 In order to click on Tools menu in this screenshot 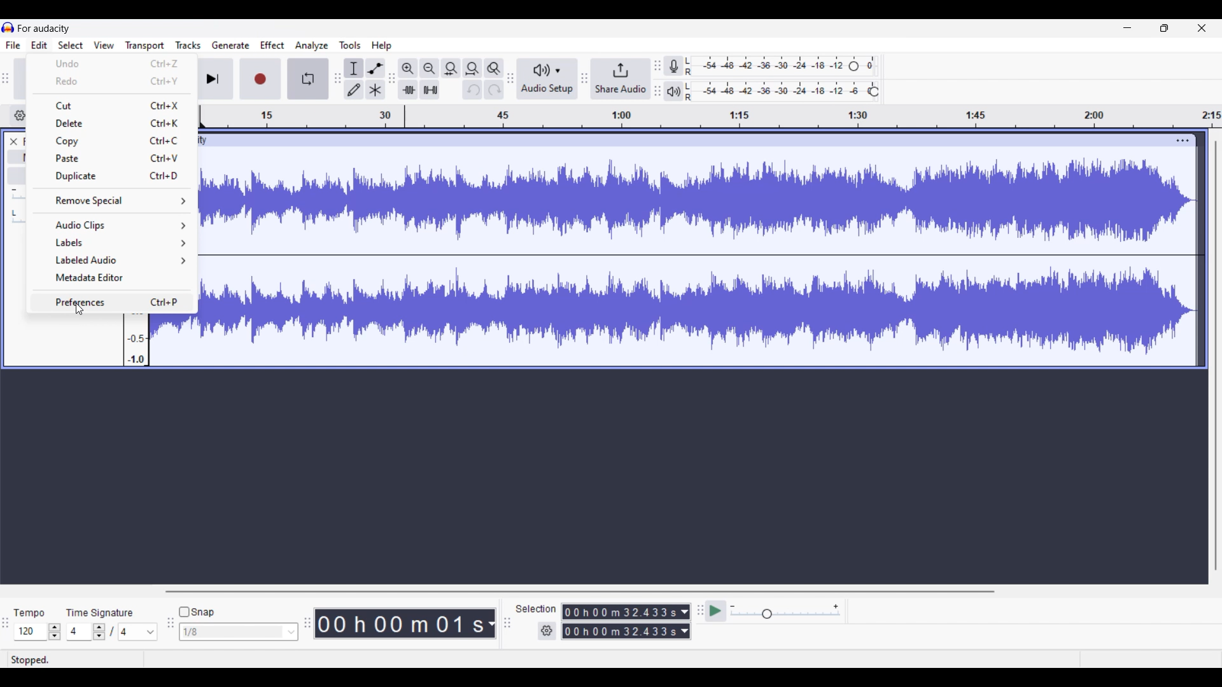, I will do `click(350, 45)`.